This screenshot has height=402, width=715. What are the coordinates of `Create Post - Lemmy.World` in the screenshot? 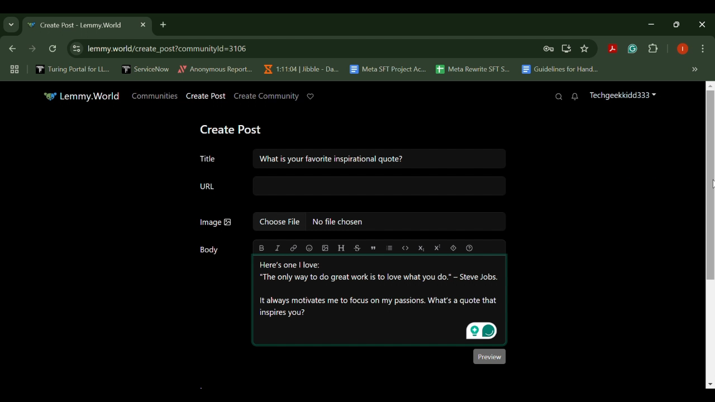 It's located at (77, 26).